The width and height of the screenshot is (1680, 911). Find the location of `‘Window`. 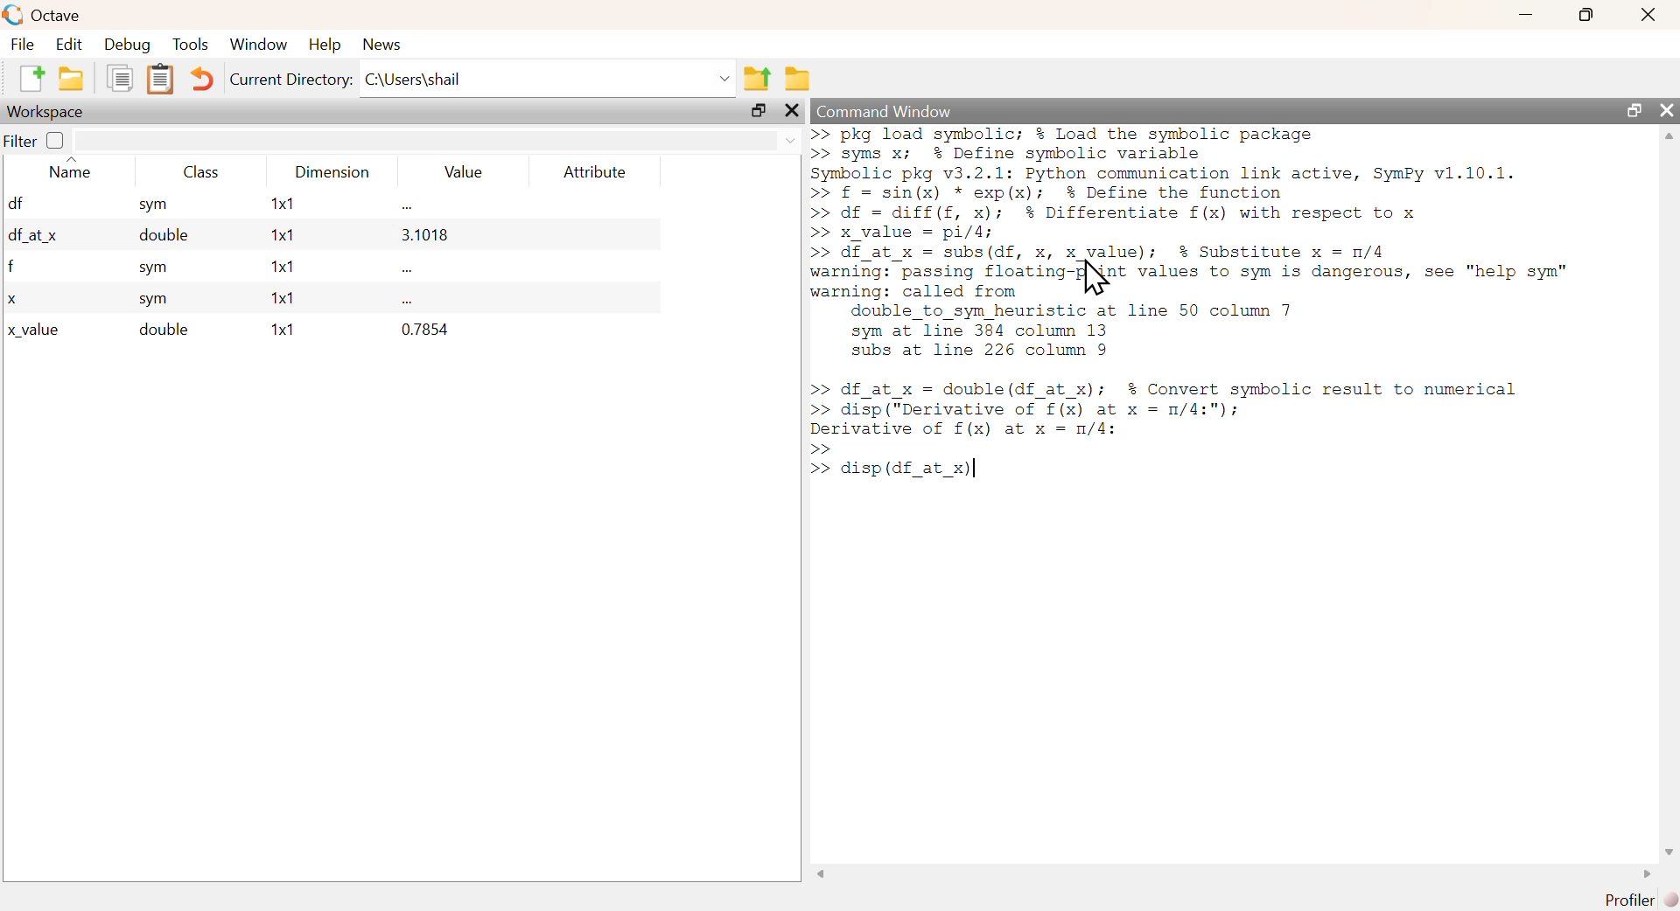

‘Window is located at coordinates (256, 45).